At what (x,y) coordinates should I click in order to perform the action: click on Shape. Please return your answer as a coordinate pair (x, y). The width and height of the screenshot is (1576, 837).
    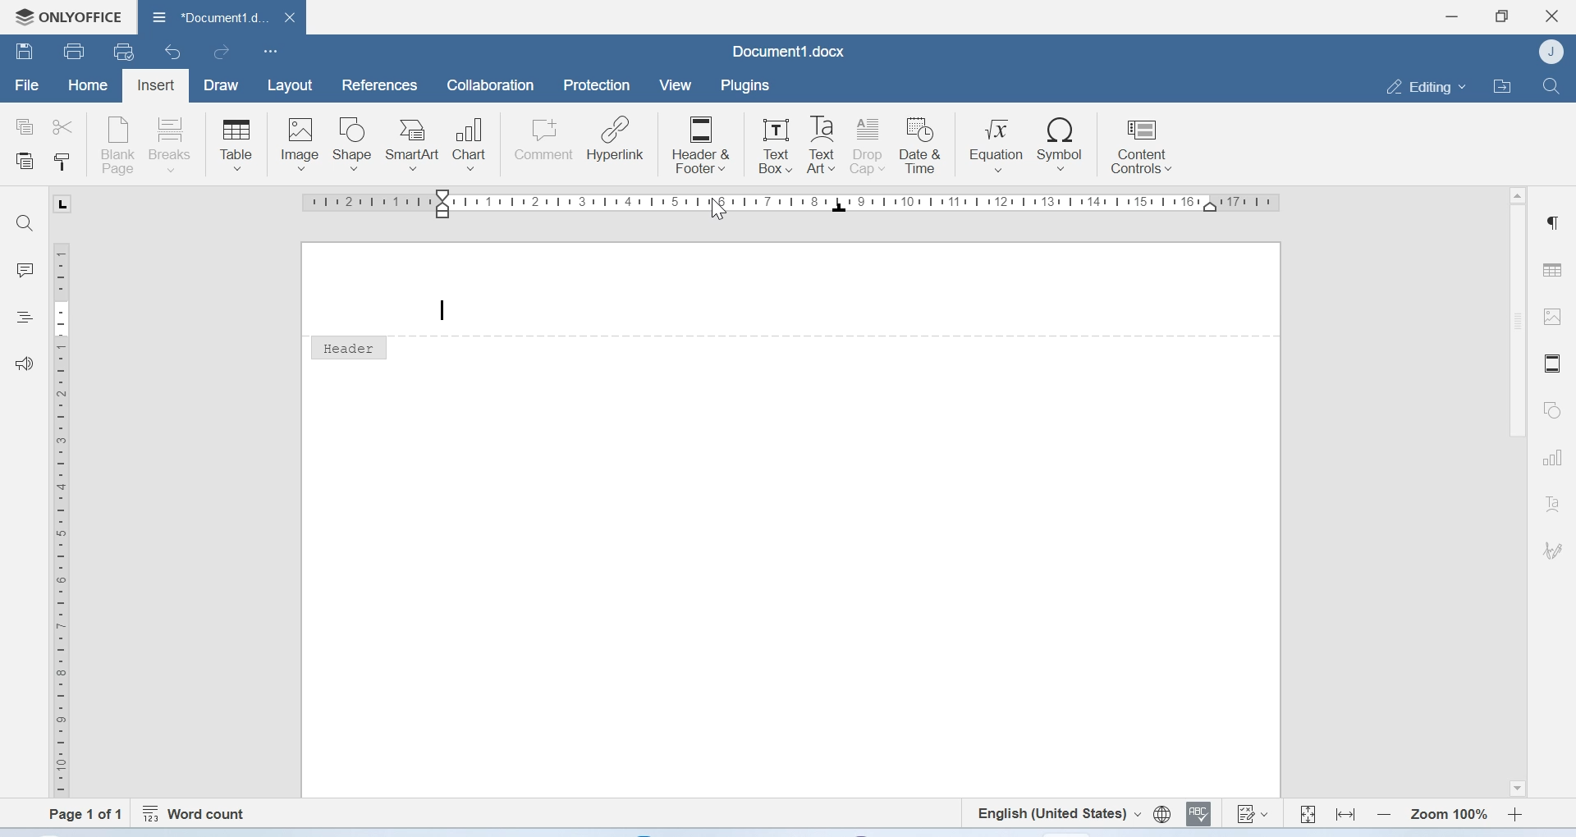
    Looking at the image, I should click on (355, 144).